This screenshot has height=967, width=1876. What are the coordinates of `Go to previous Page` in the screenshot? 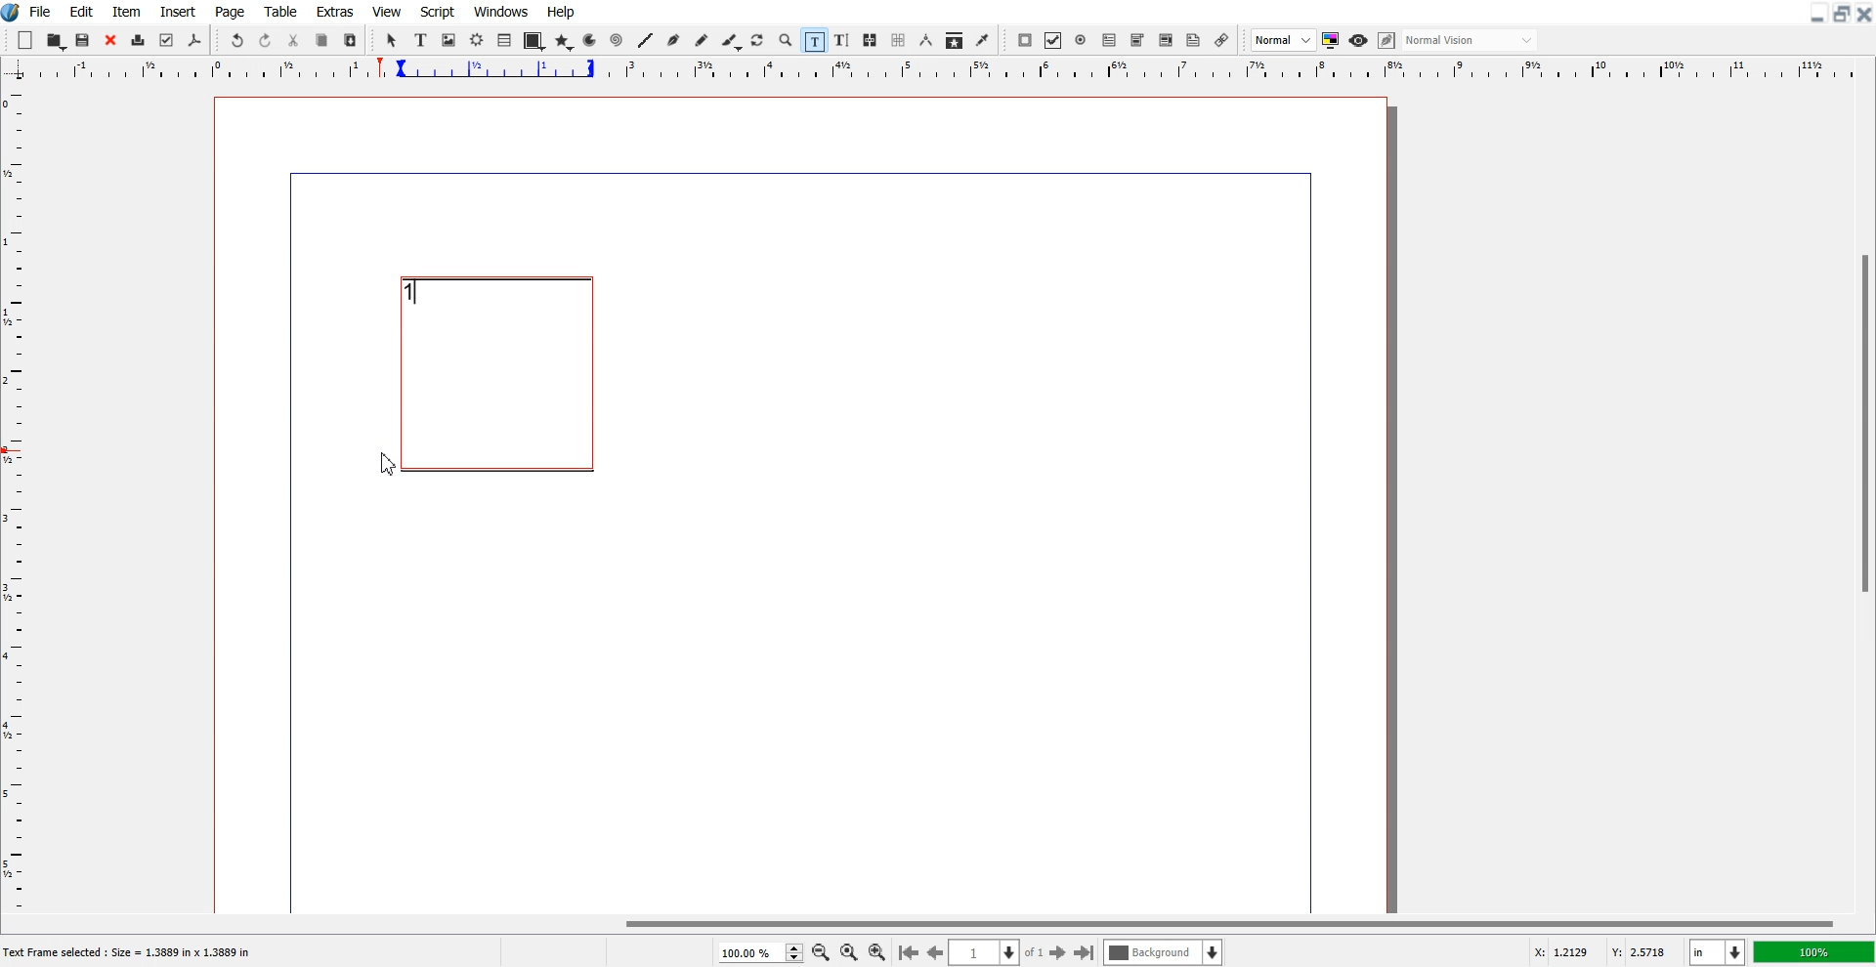 It's located at (936, 951).